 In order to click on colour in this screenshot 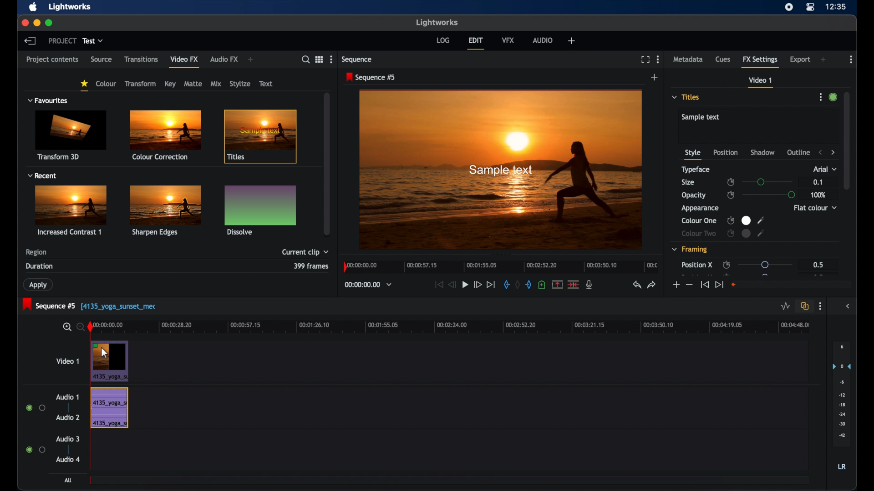, I will do `click(106, 84)`.